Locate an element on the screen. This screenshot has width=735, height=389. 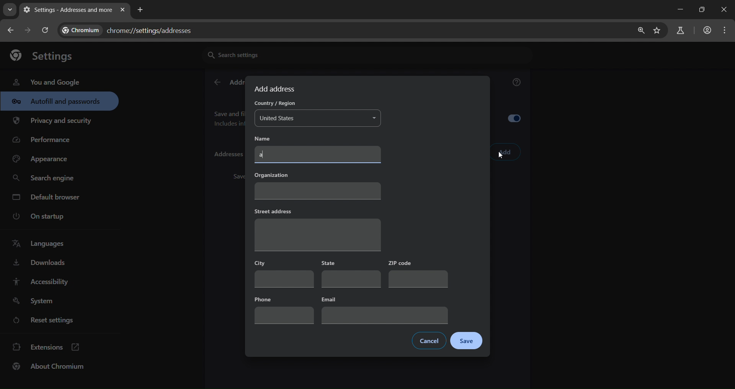
minimize is located at coordinates (678, 10).